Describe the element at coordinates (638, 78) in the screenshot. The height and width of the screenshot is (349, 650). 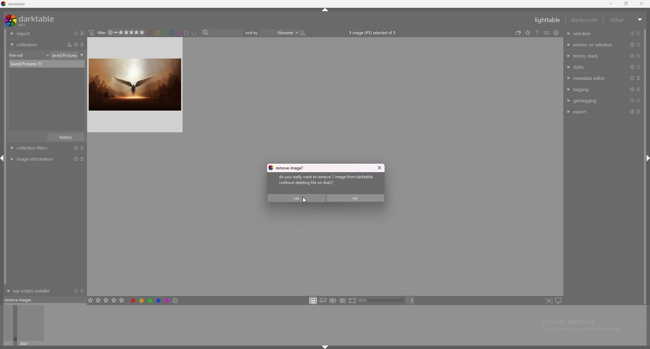
I see `presets` at that location.